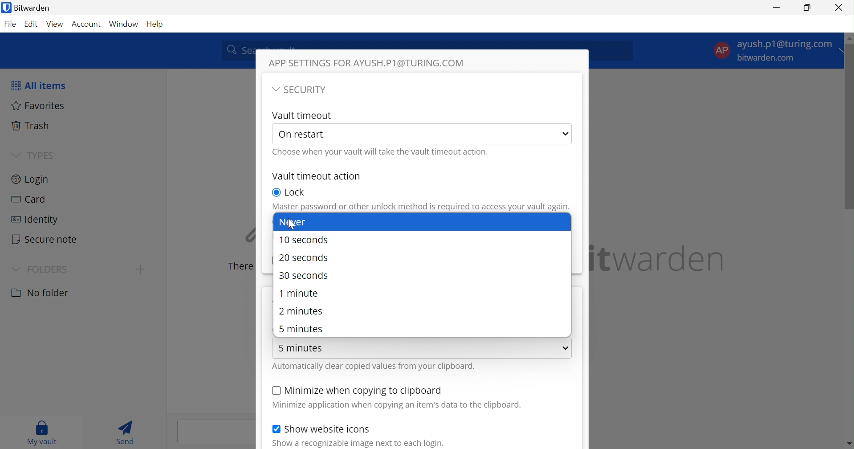  Describe the element at coordinates (38, 219) in the screenshot. I see `Identity` at that location.